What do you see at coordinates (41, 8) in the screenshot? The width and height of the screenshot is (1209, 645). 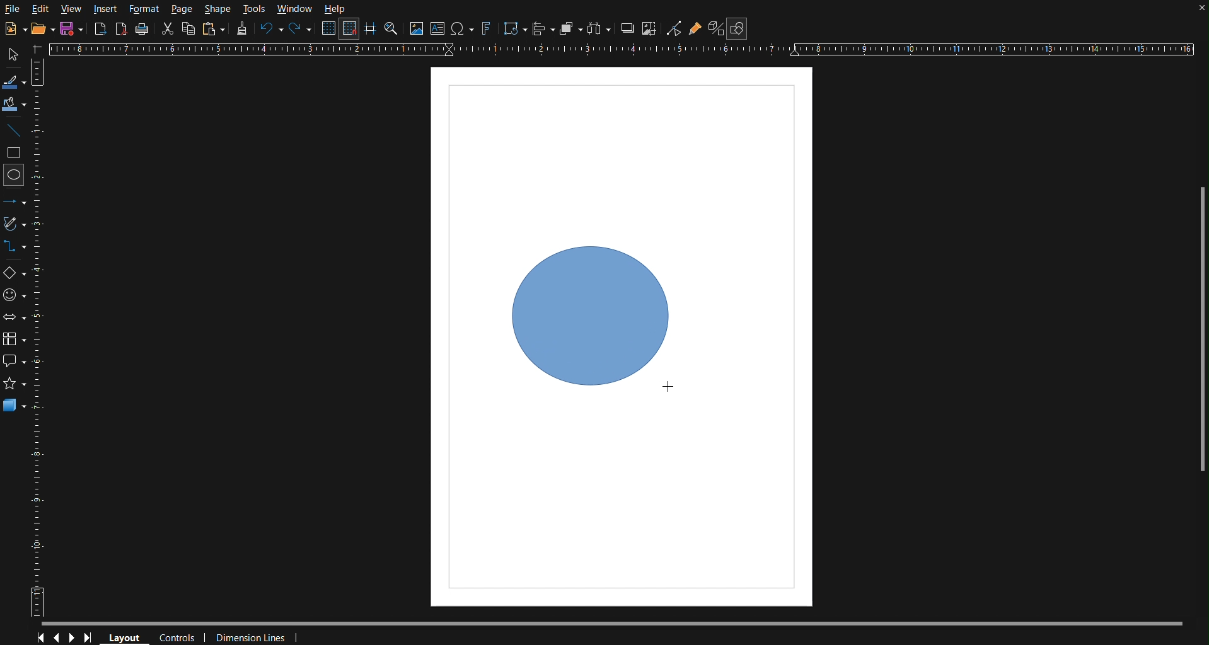 I see `Edit` at bounding box center [41, 8].